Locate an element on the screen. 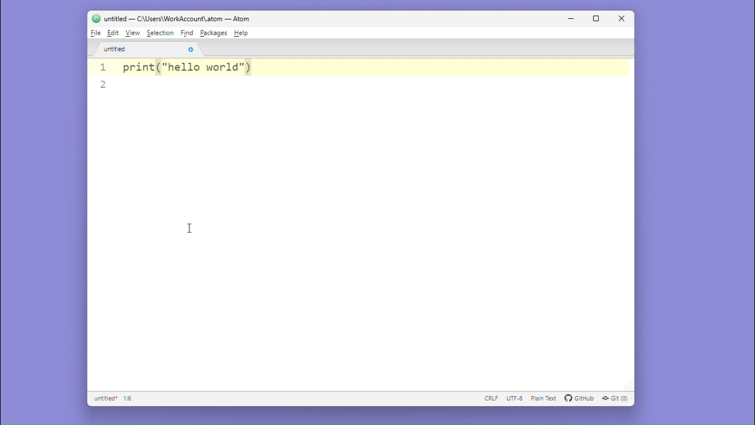  View is located at coordinates (134, 34).